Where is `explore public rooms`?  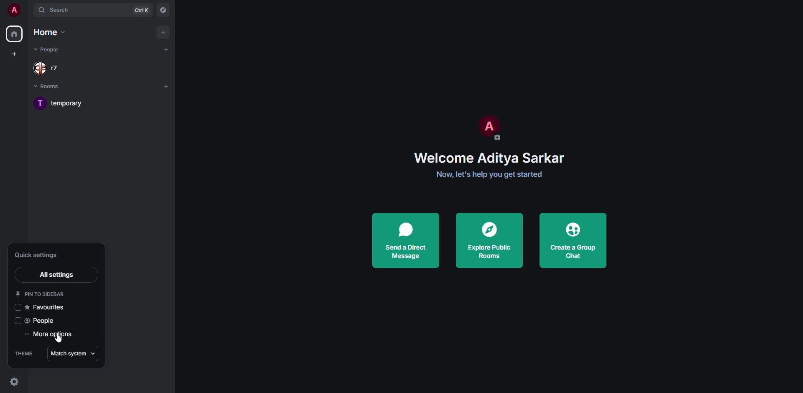
explore public rooms is located at coordinates (488, 241).